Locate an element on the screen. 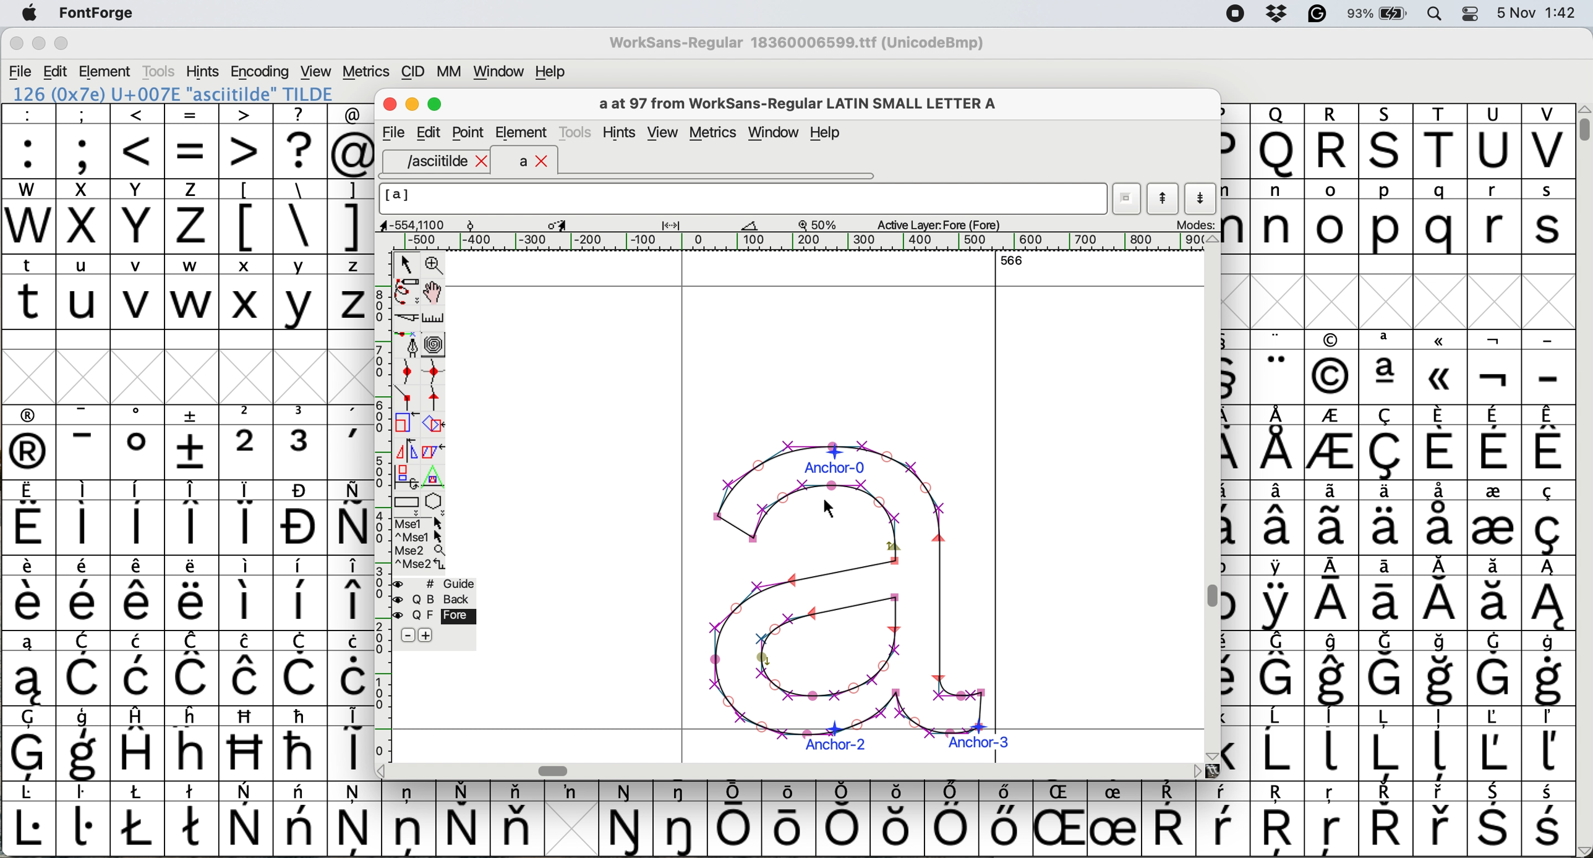  x is located at coordinates (246, 292).